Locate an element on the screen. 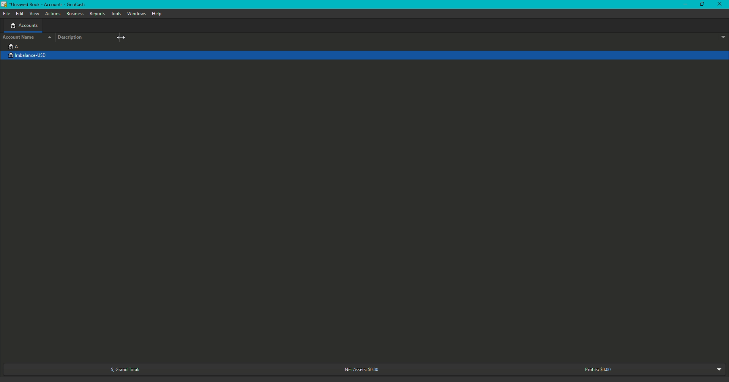  Tools is located at coordinates (117, 14).